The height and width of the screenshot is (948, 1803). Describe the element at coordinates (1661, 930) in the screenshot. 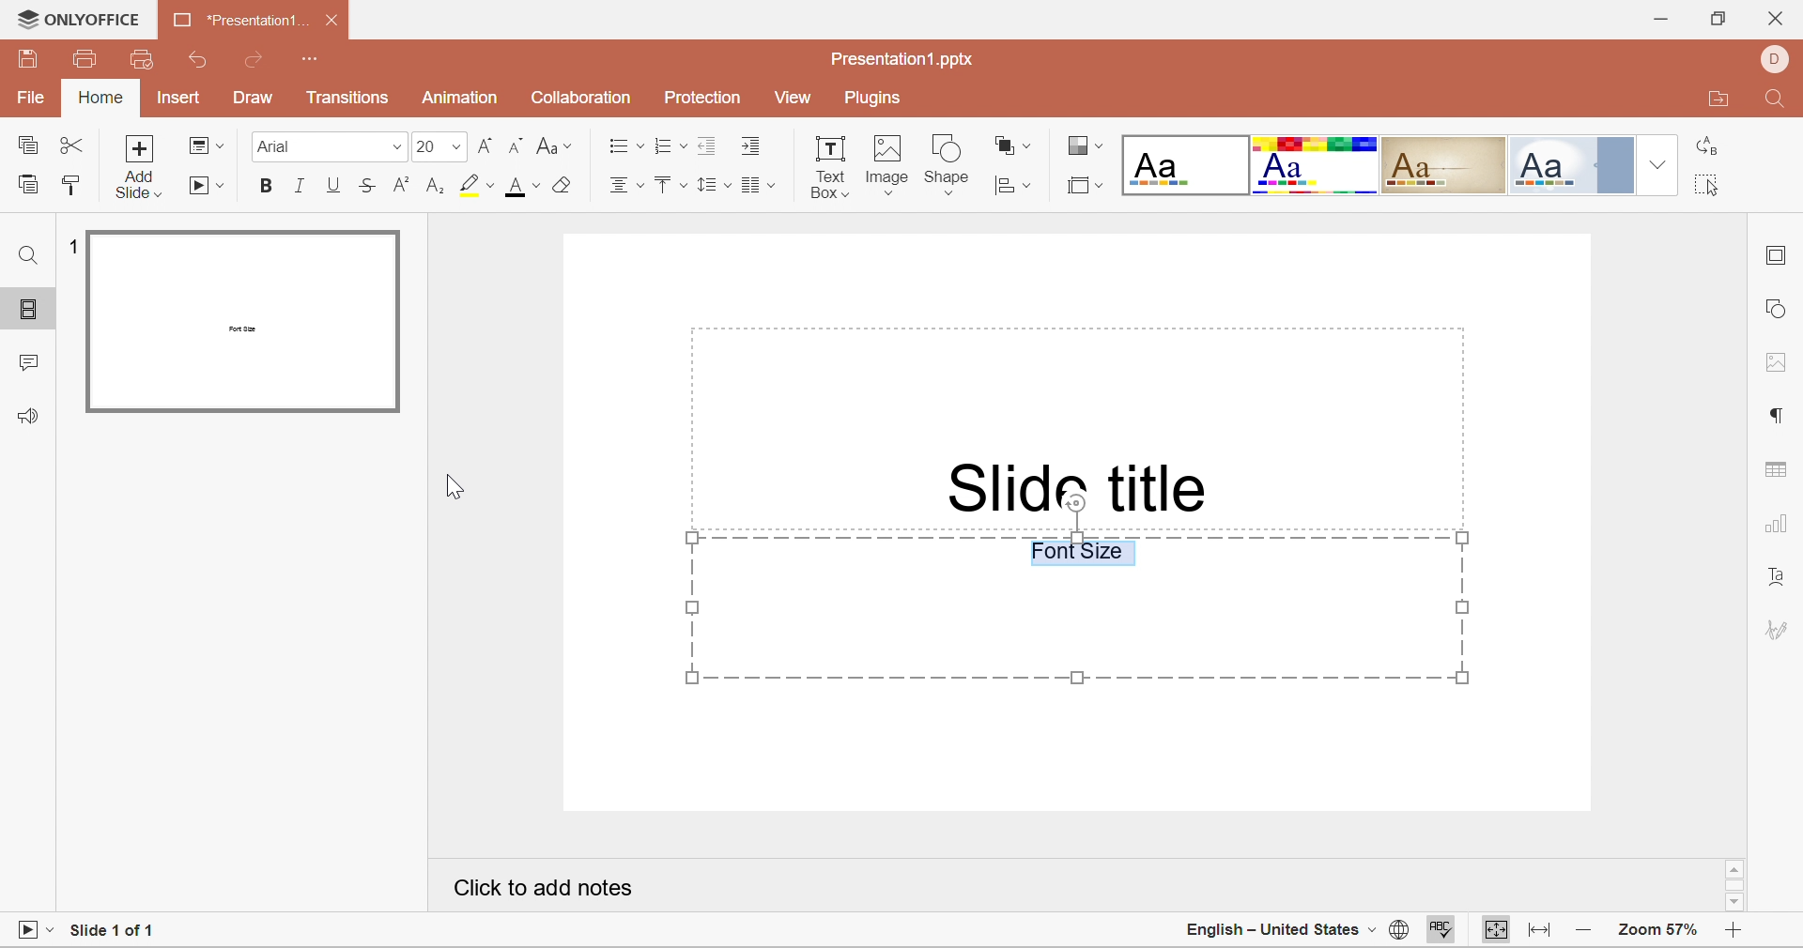

I see `Zoom 57%` at that location.